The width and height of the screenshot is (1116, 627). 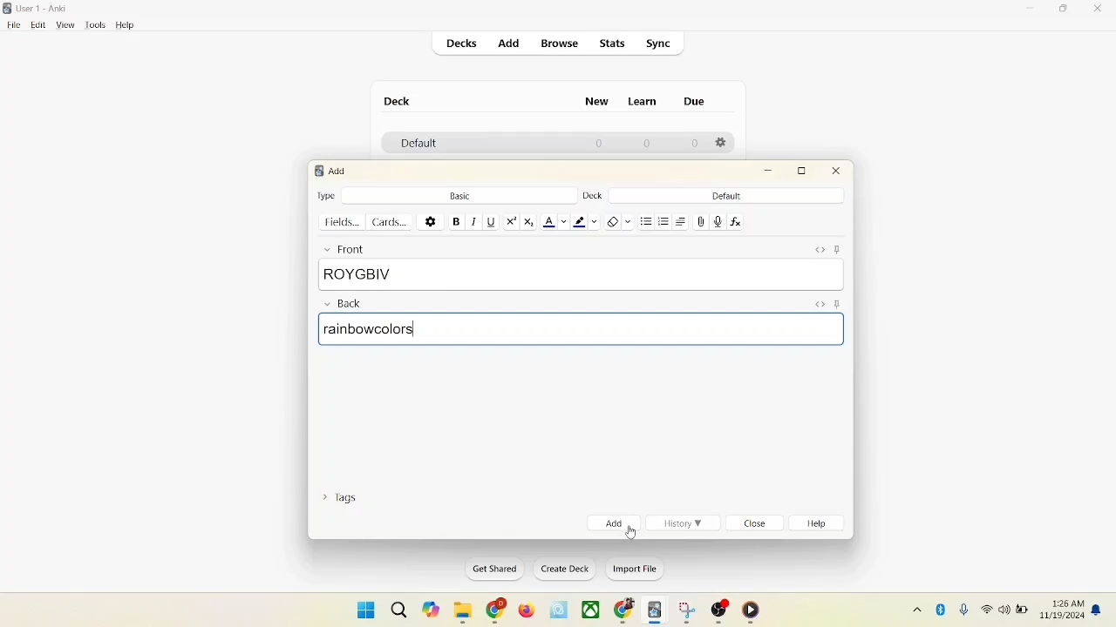 What do you see at coordinates (820, 249) in the screenshot?
I see `HTML editor` at bounding box center [820, 249].